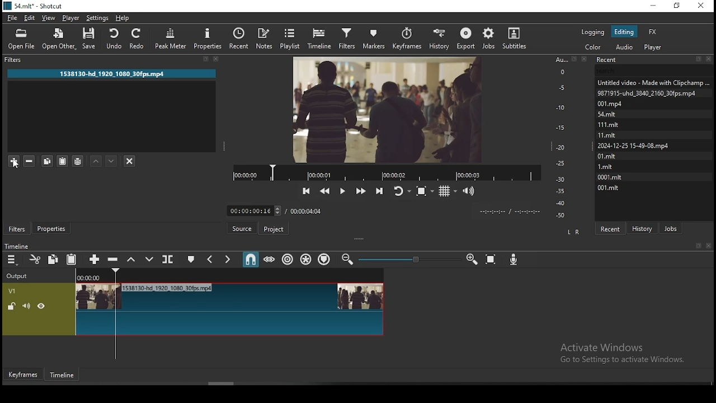  Describe the element at coordinates (30, 18) in the screenshot. I see `edit` at that location.